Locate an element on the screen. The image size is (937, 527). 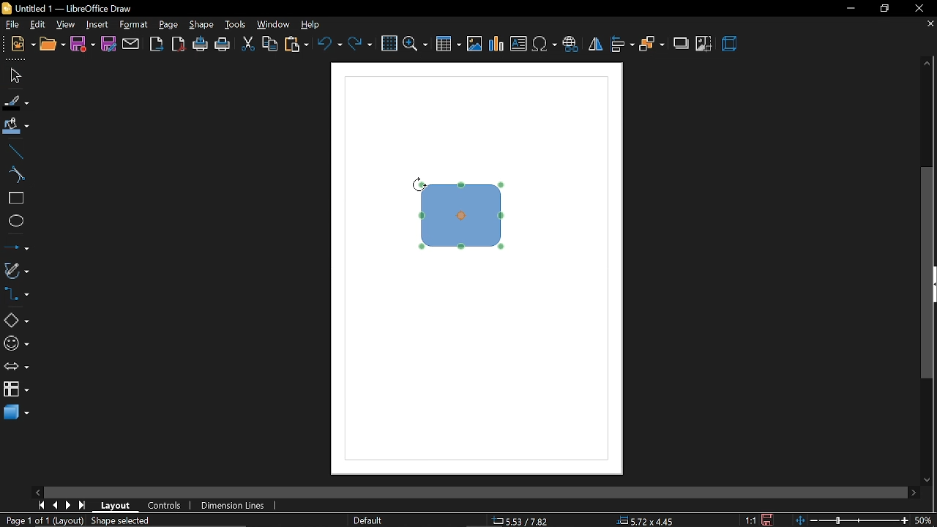
print is located at coordinates (223, 45).